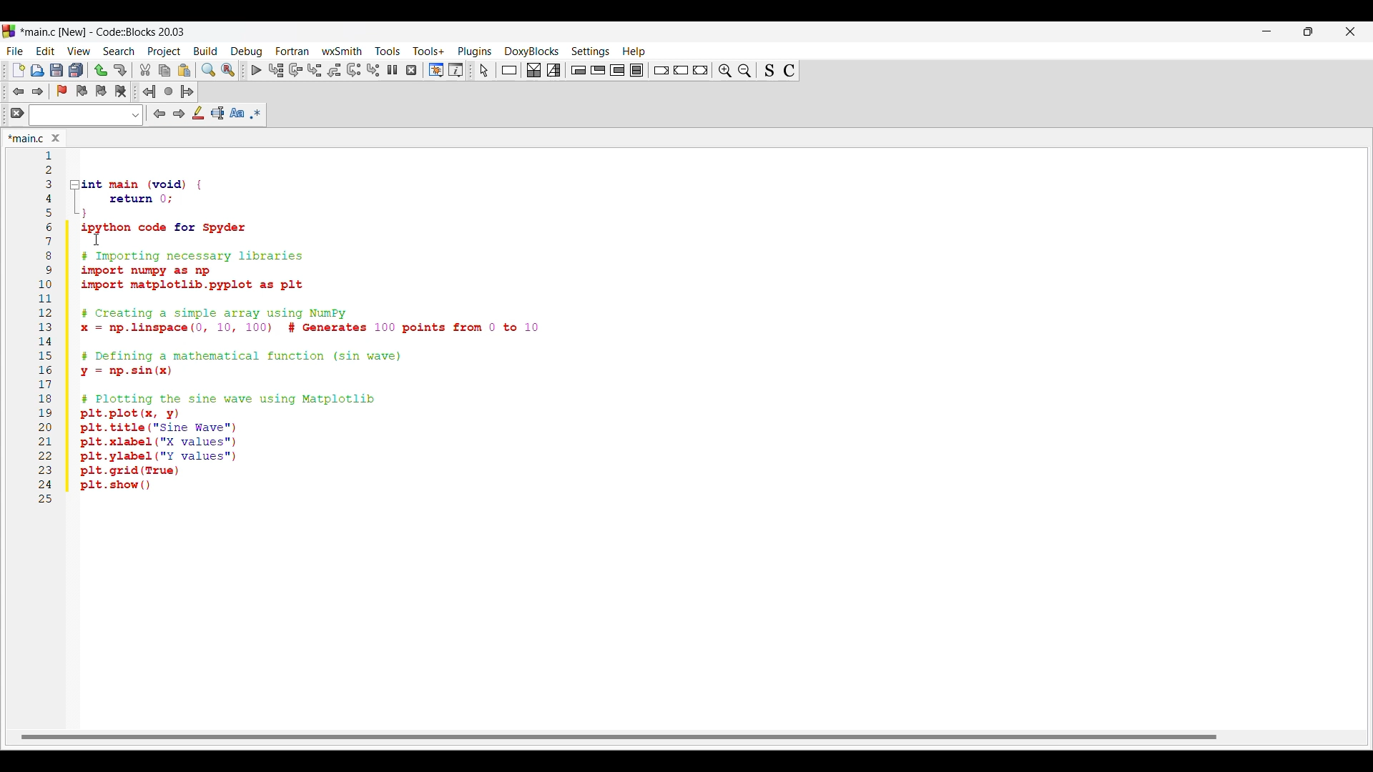 The width and height of the screenshot is (1373, 772). What do you see at coordinates (237, 113) in the screenshot?
I see `Match case` at bounding box center [237, 113].